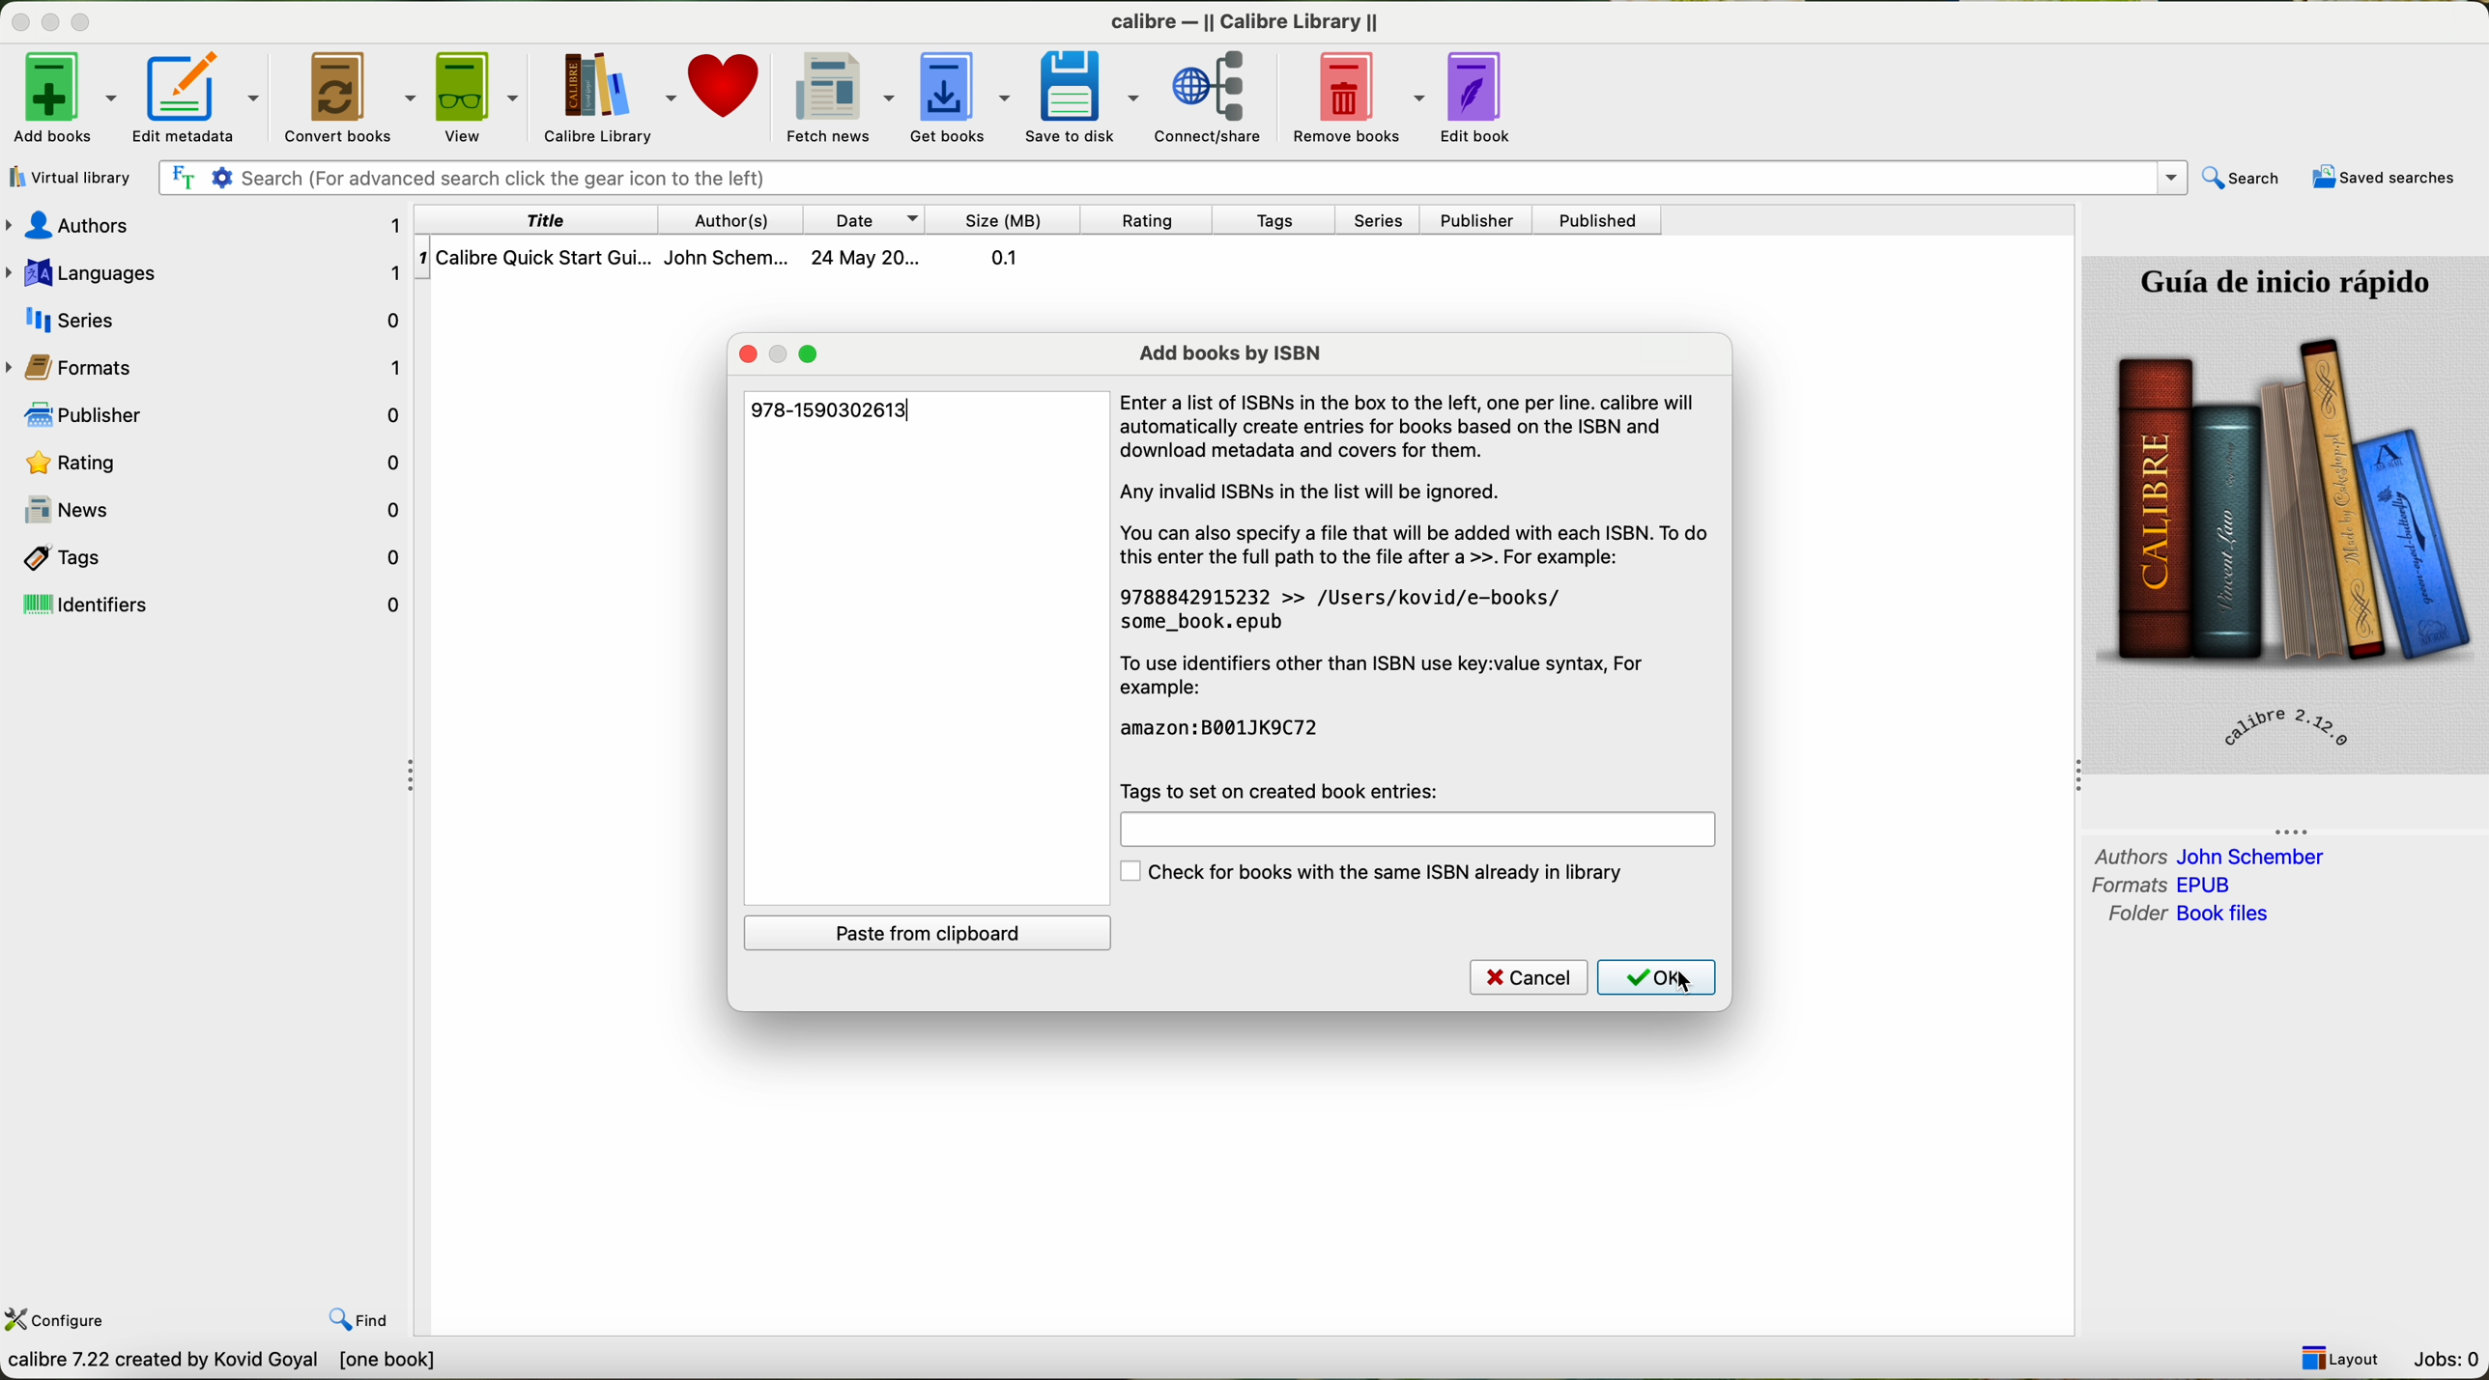 The image size is (2489, 1380). What do you see at coordinates (230, 1364) in the screenshot?
I see `Callibre 7.22 created by Kavid Goyal [0 books]` at bounding box center [230, 1364].